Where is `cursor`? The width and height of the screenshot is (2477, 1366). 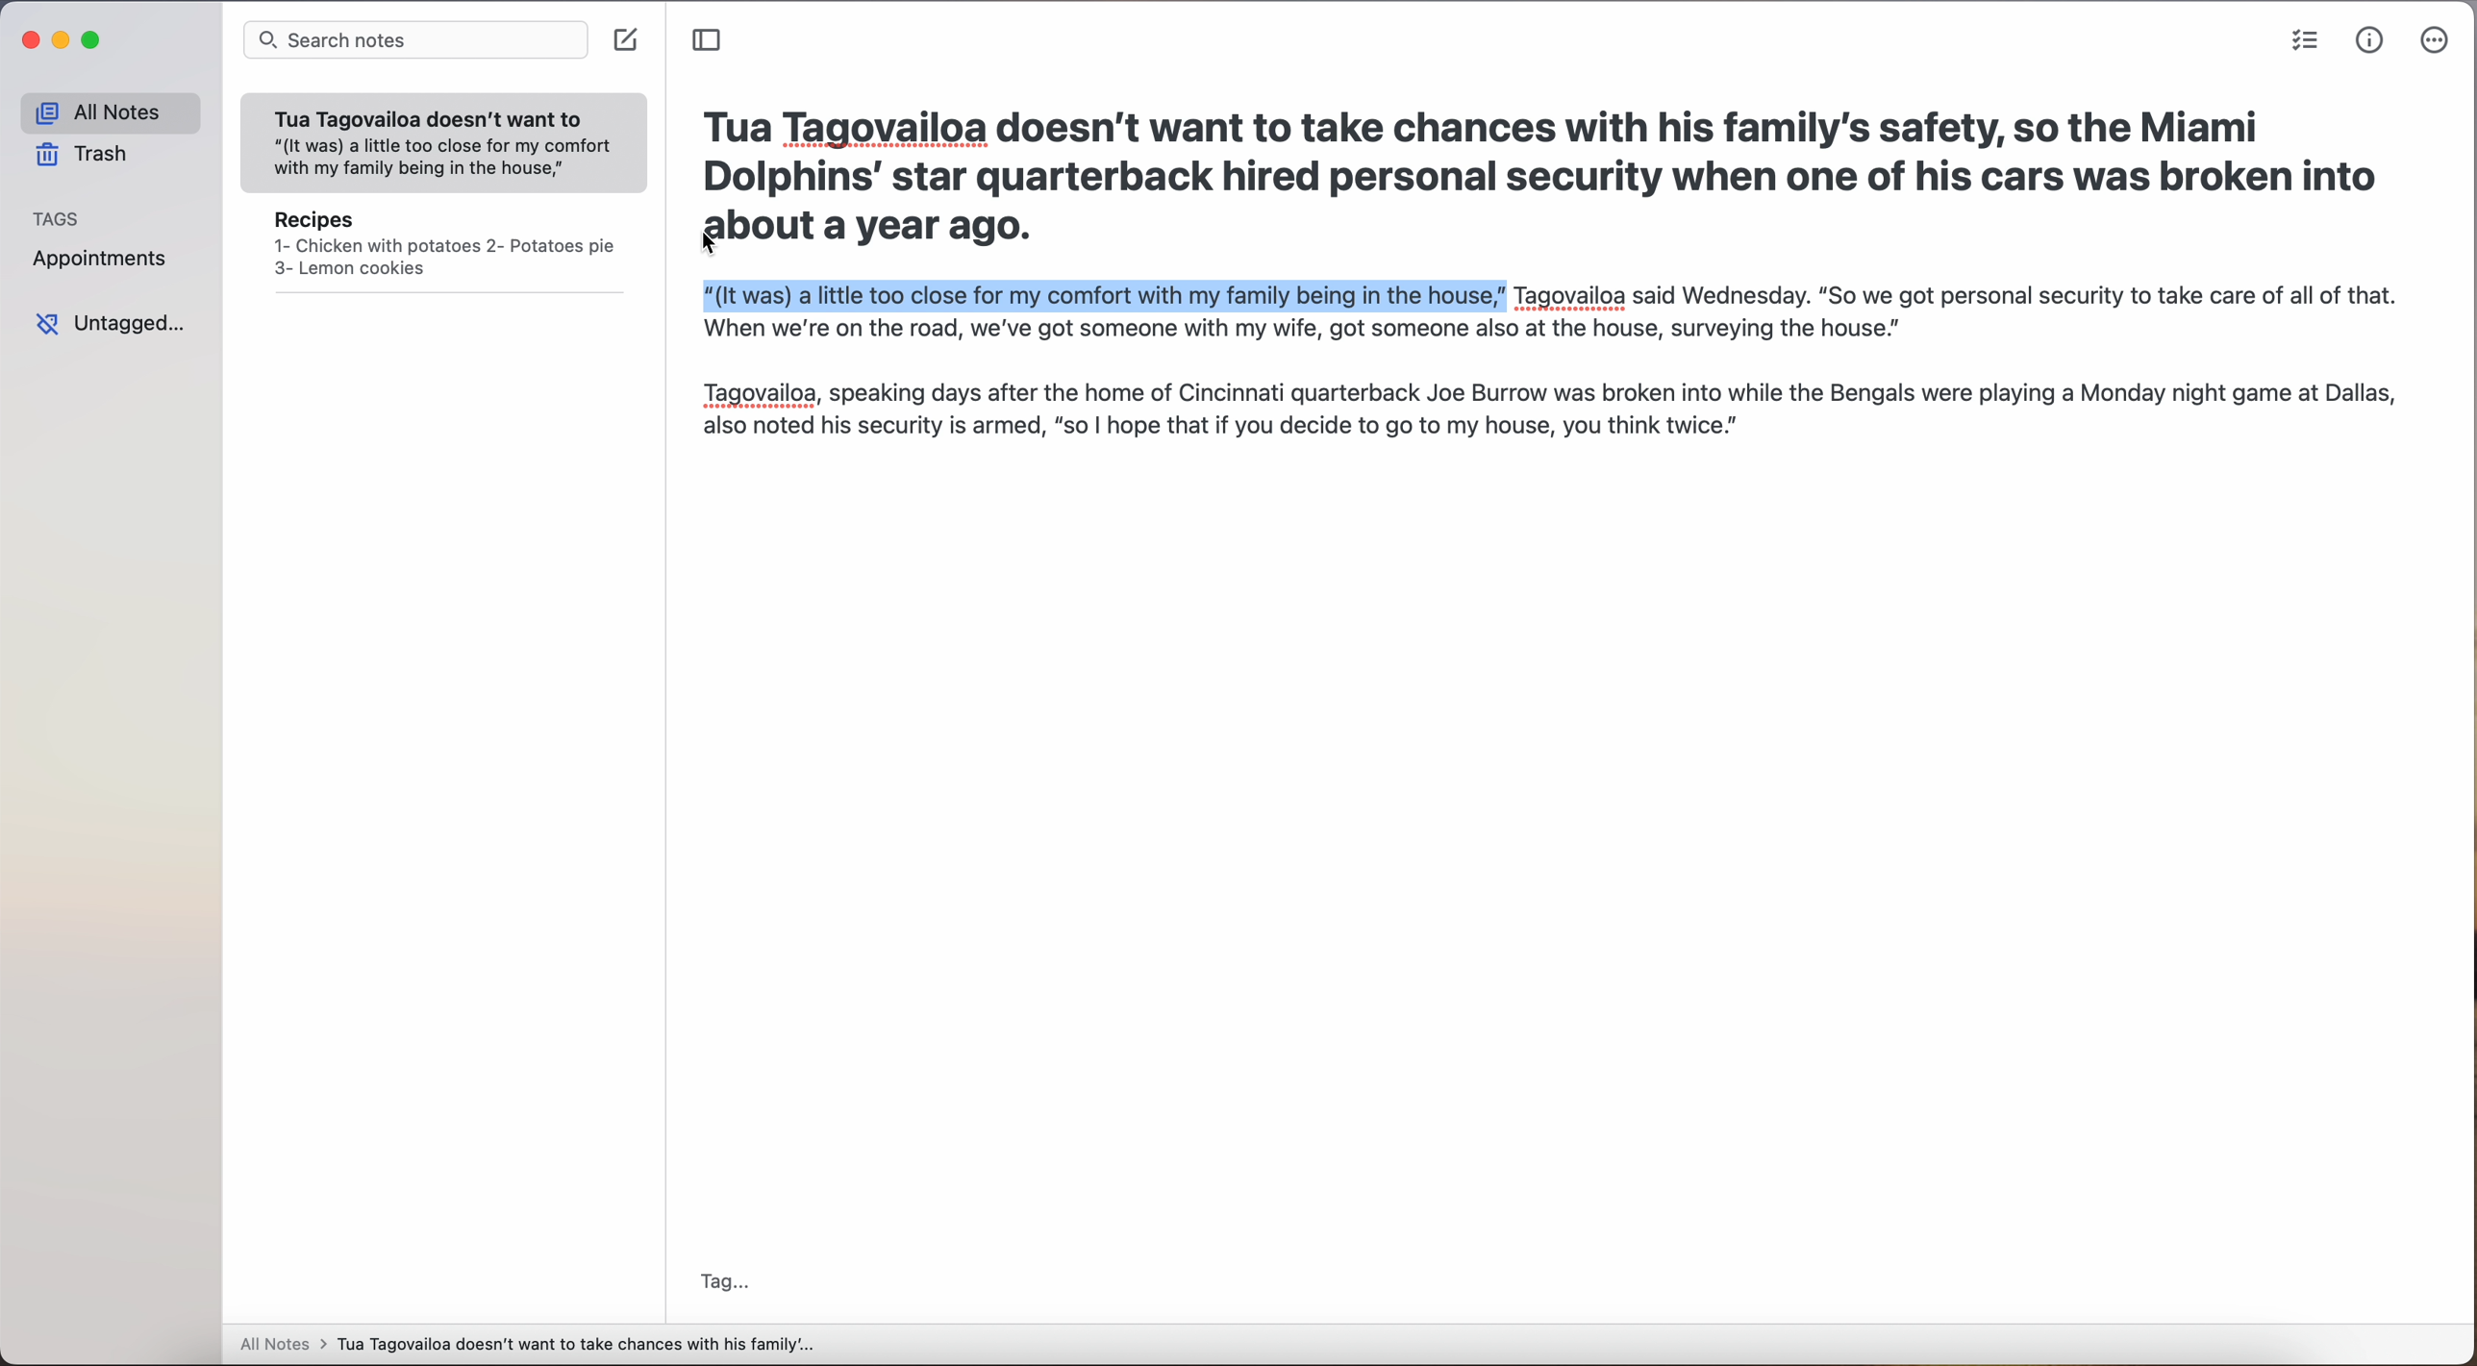
cursor is located at coordinates (712, 244).